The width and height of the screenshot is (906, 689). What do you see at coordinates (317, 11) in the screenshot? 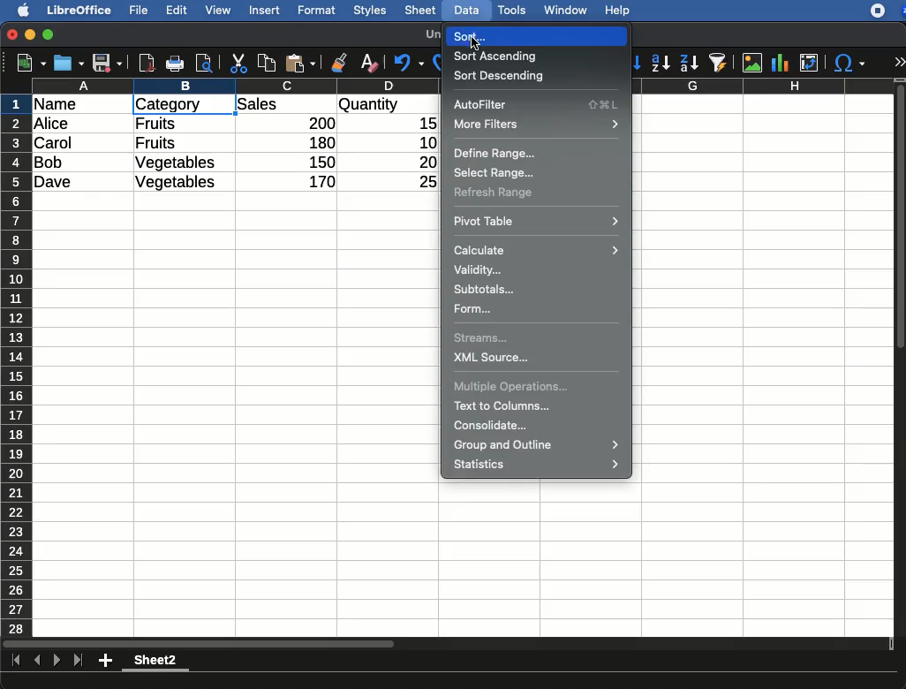
I see `format` at bounding box center [317, 11].